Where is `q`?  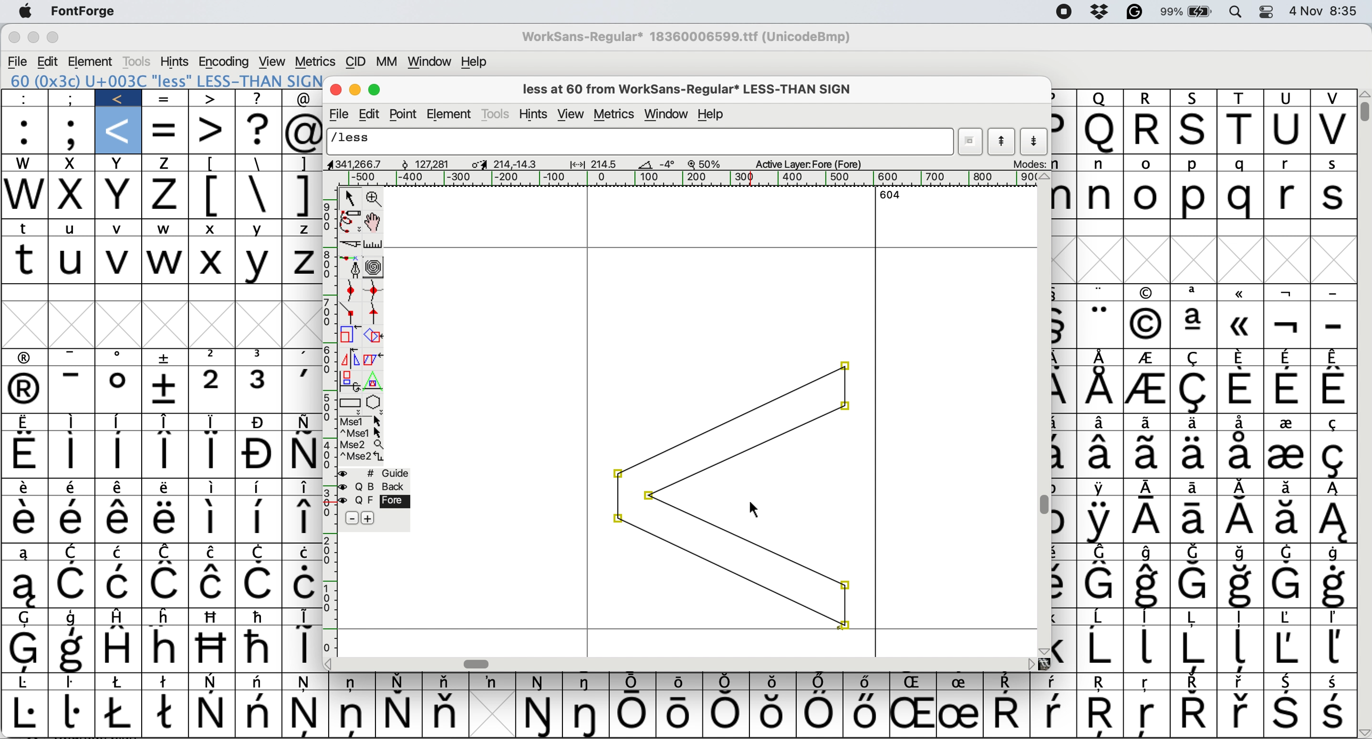 q is located at coordinates (1241, 195).